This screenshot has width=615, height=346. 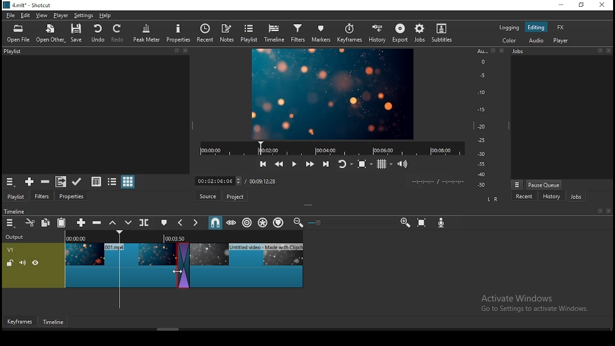 What do you see at coordinates (492, 198) in the screenshot?
I see `L R` at bounding box center [492, 198].